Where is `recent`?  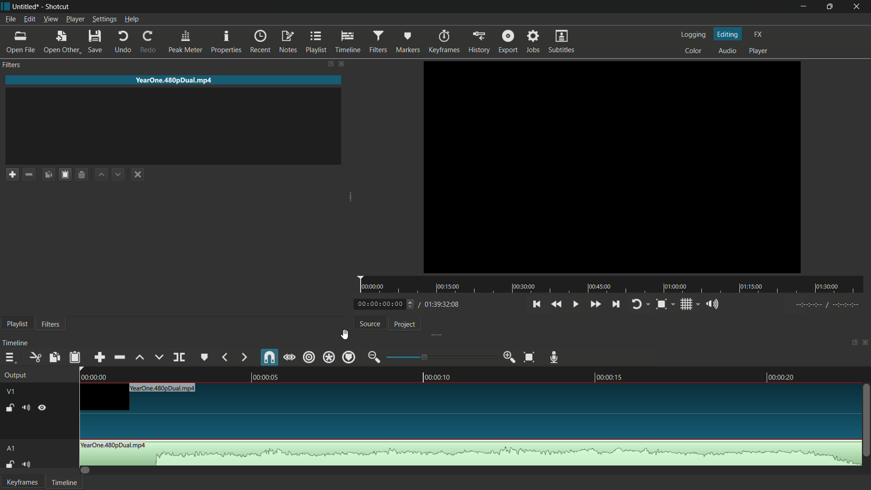 recent is located at coordinates (259, 42).